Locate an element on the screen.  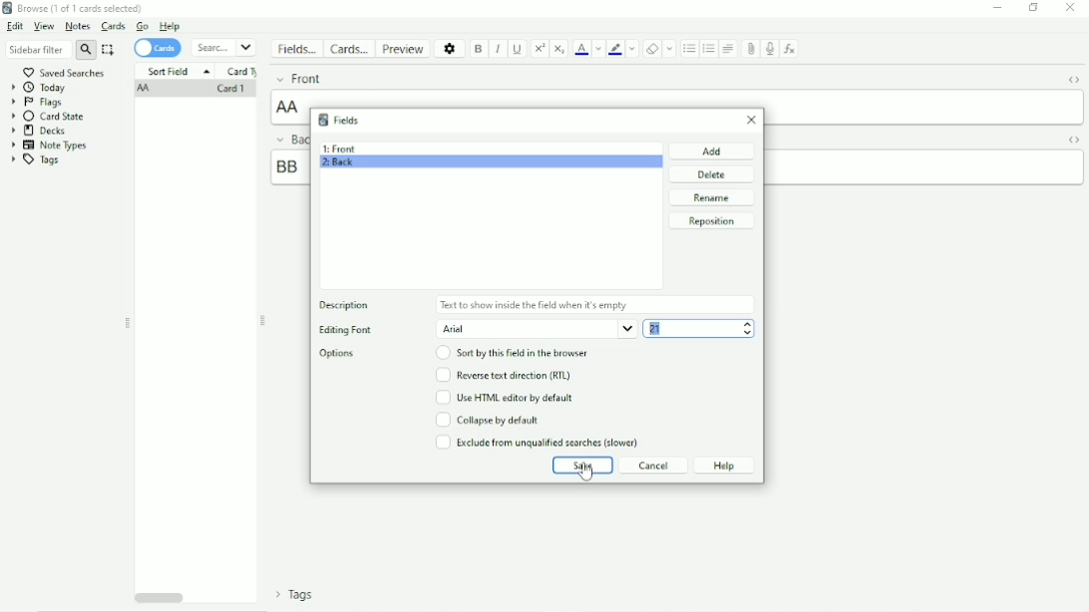
Sort Field is located at coordinates (178, 71).